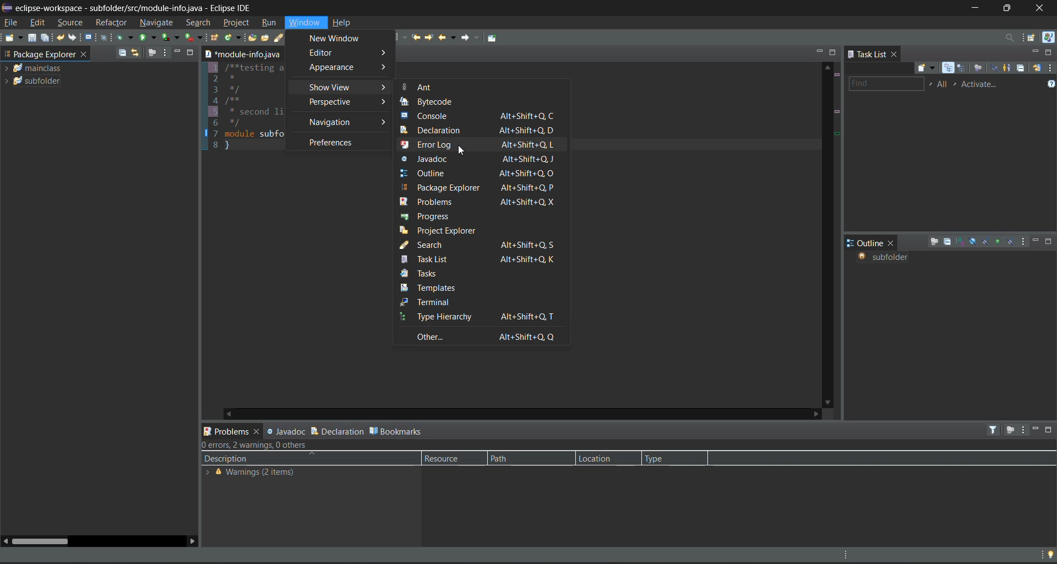 This screenshot has width=1057, height=564. I want to click on open task, so click(268, 38).